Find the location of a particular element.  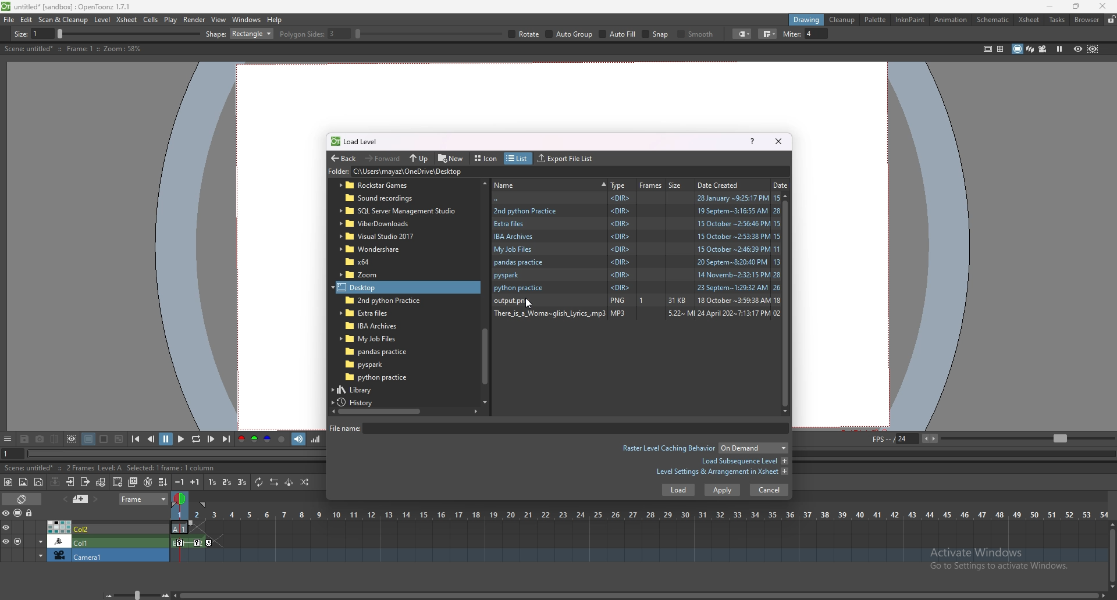

folder is located at coordinates (379, 237).